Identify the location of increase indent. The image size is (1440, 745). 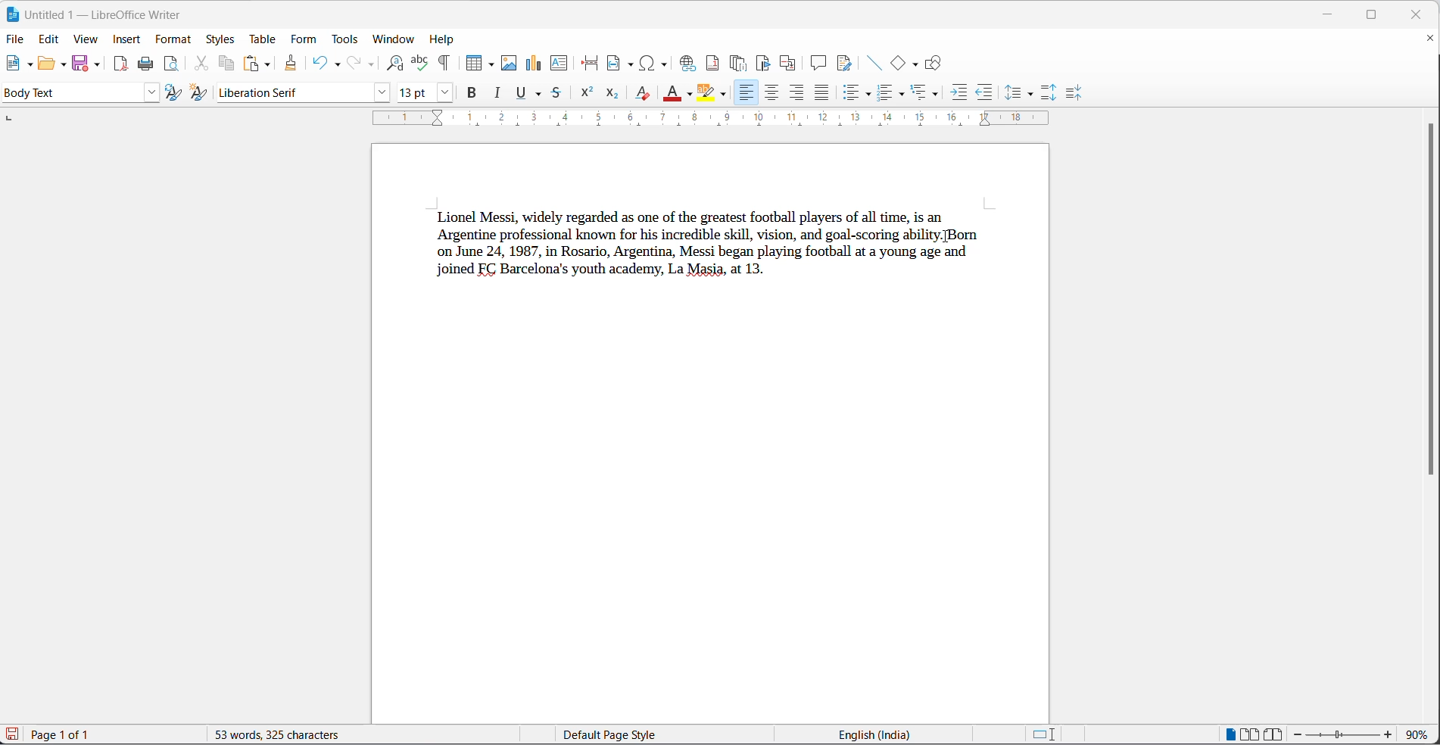
(959, 90).